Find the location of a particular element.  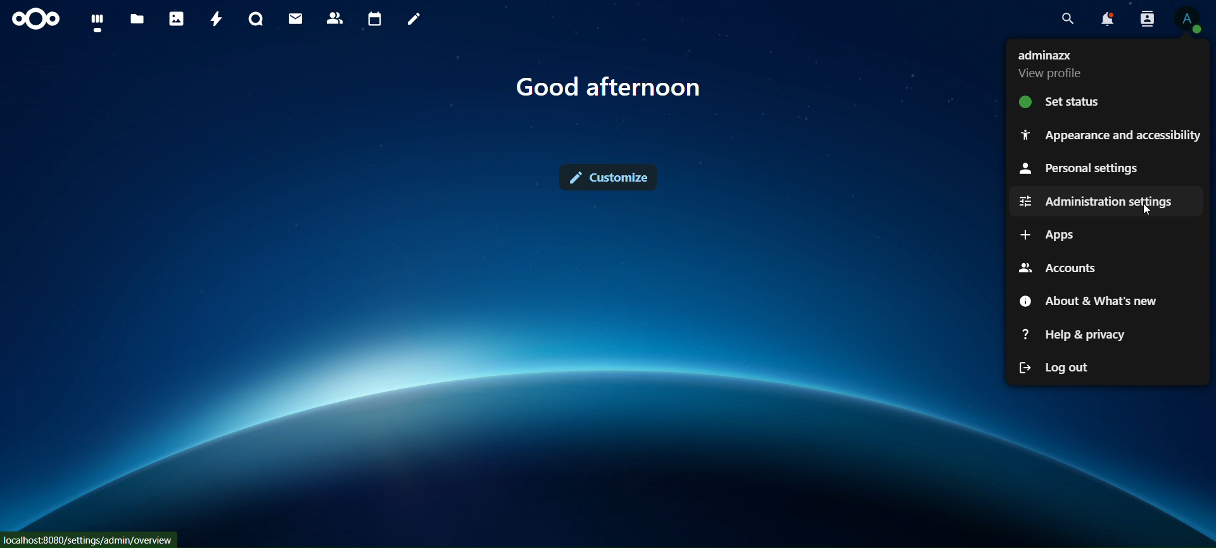

View Profile is located at coordinates (1191, 20).